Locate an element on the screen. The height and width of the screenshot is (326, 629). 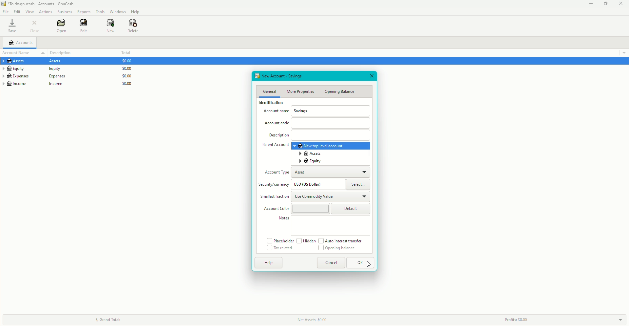
Total is located at coordinates (125, 53).